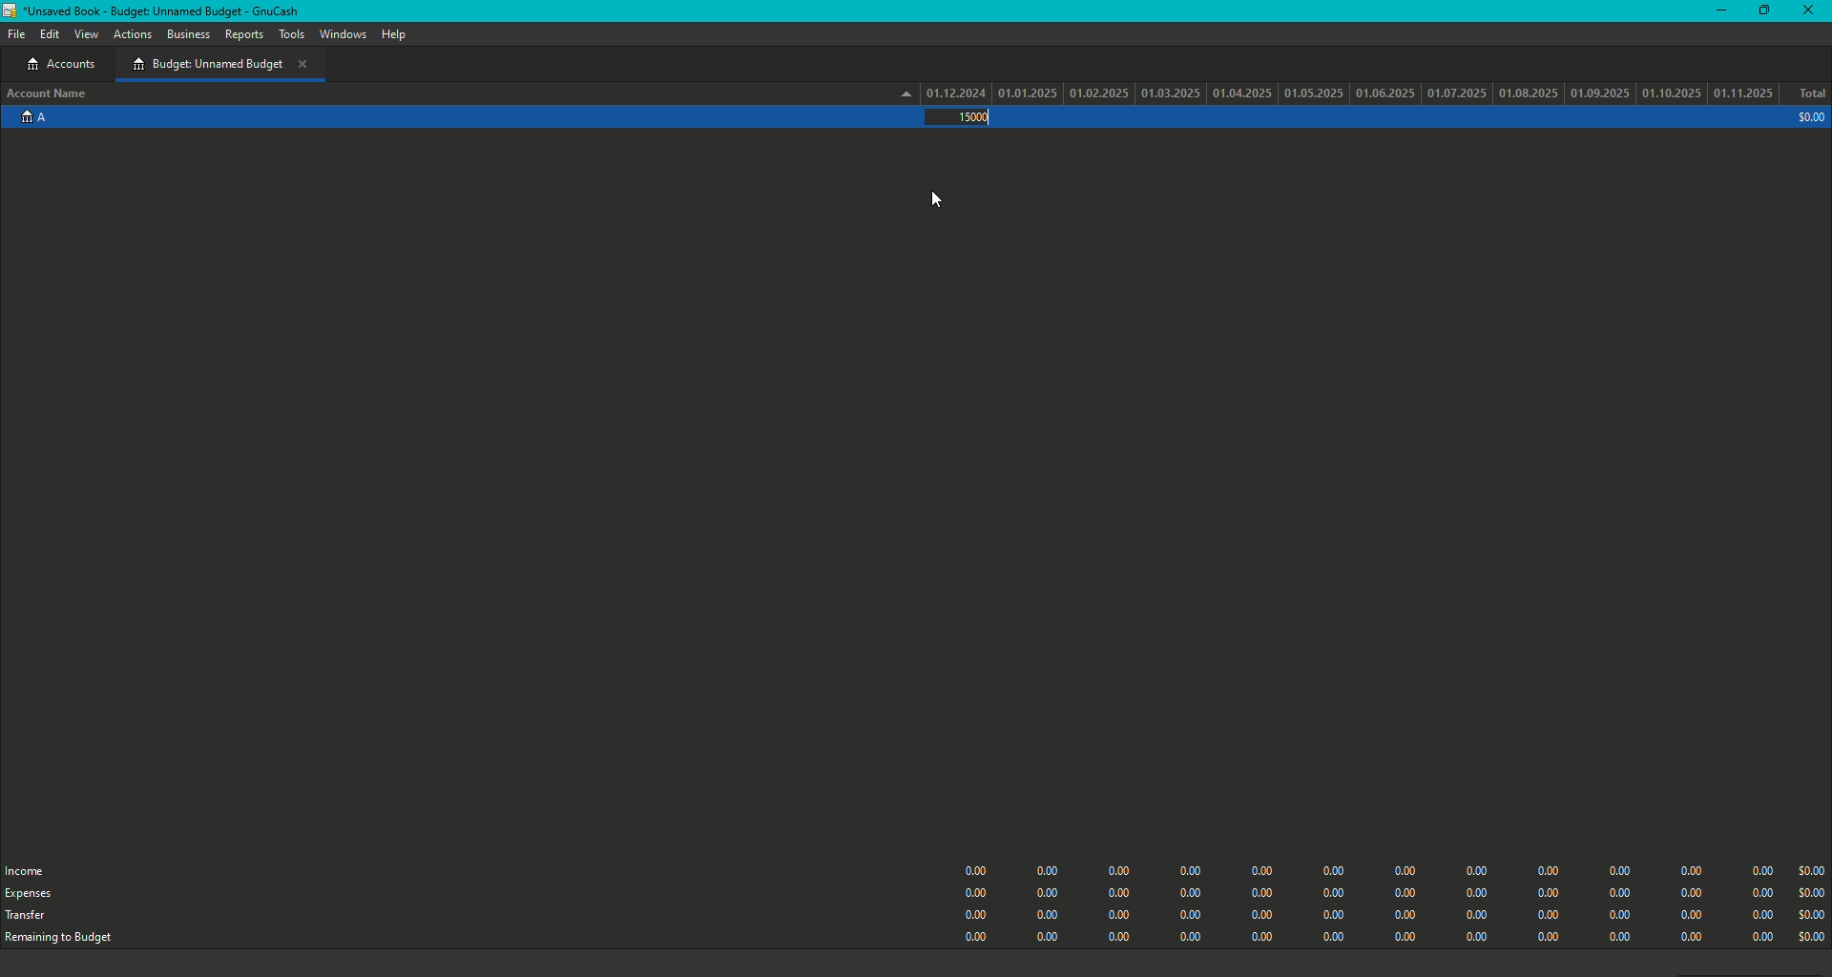  Describe the element at coordinates (28, 919) in the screenshot. I see `Transfer` at that location.